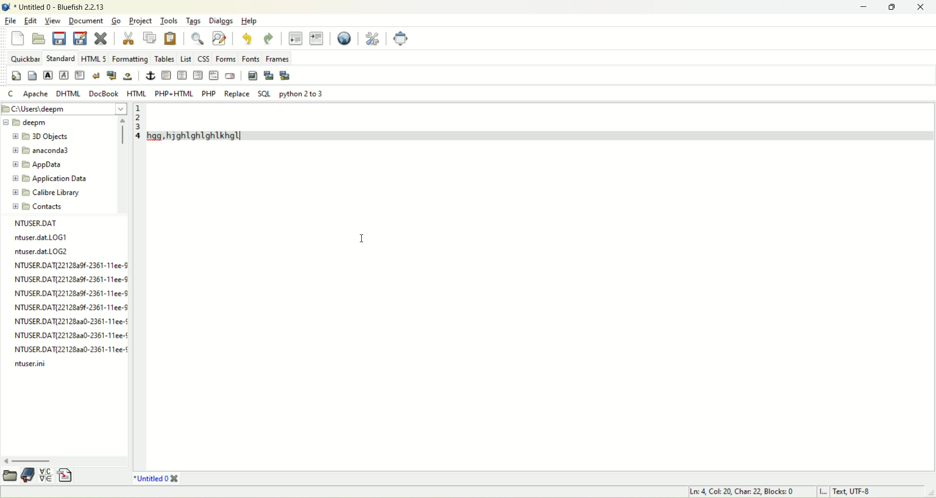 The image size is (936, 498). I want to click on save as, so click(80, 38).